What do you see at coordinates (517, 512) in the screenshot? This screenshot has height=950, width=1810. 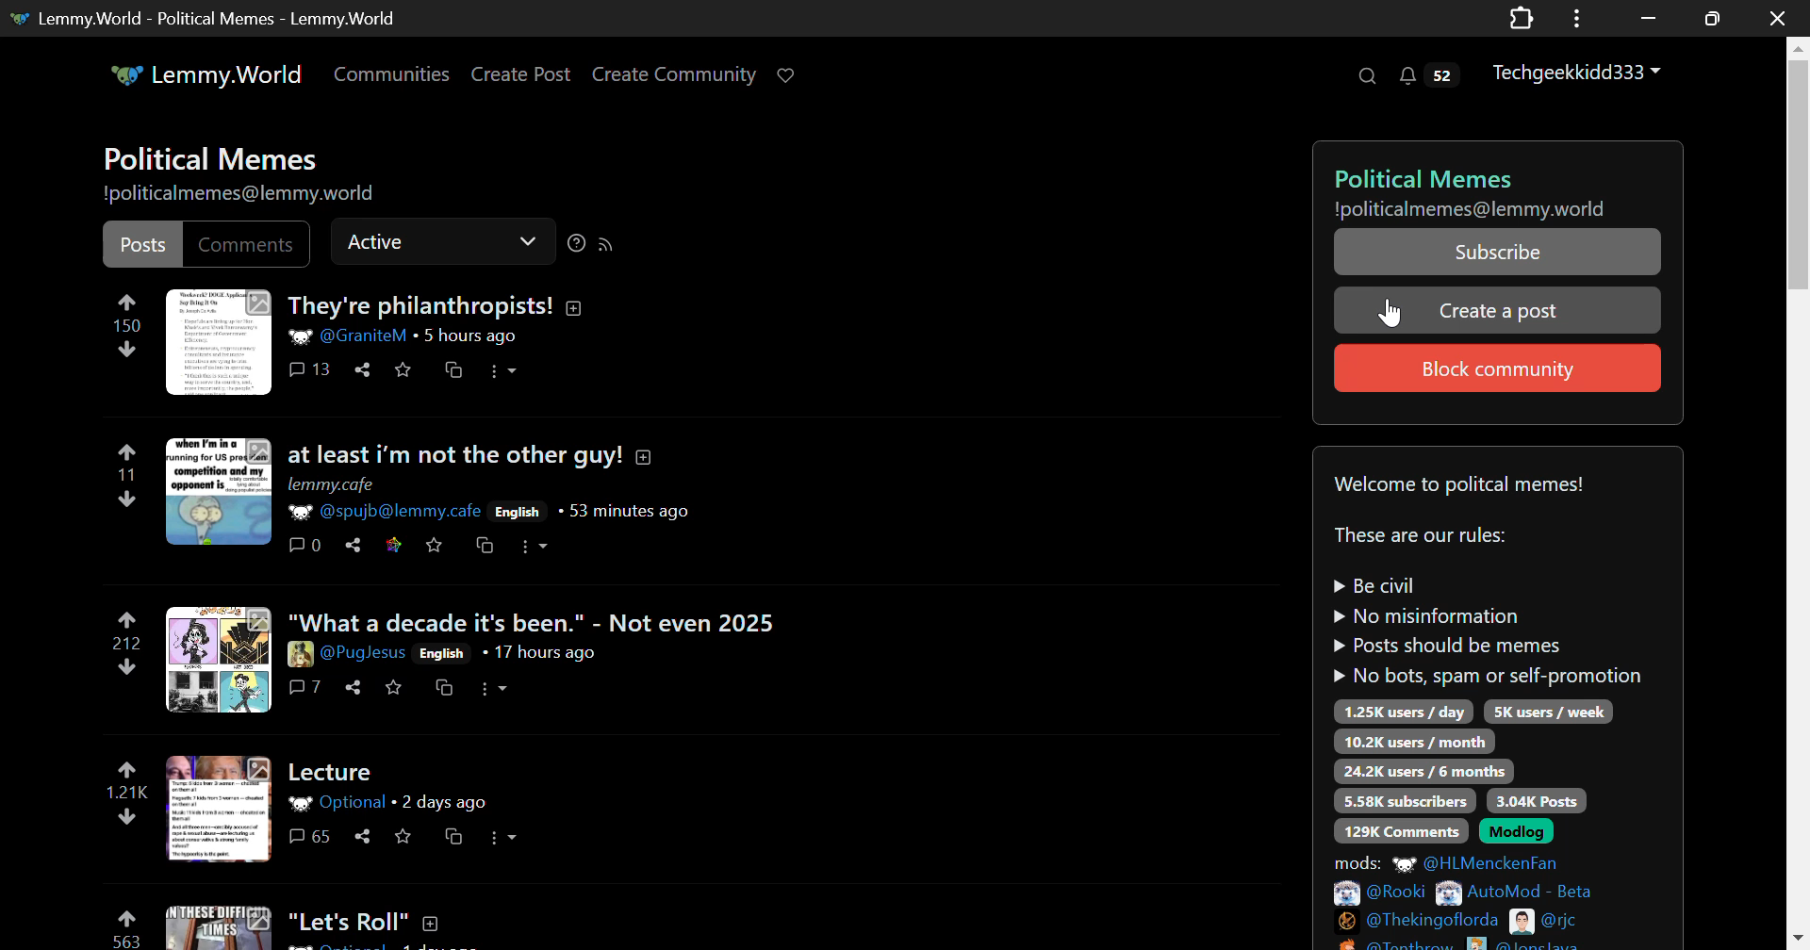 I see `English` at bounding box center [517, 512].